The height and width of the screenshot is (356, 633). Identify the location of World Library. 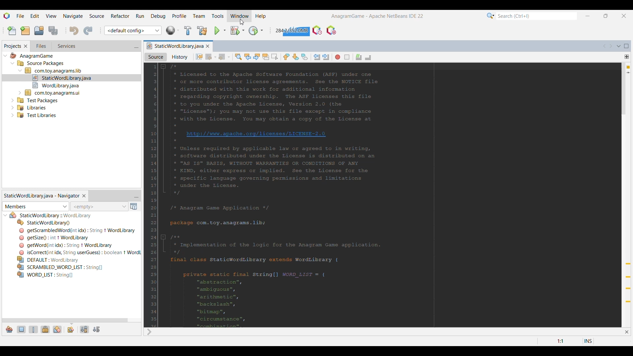
(173, 30).